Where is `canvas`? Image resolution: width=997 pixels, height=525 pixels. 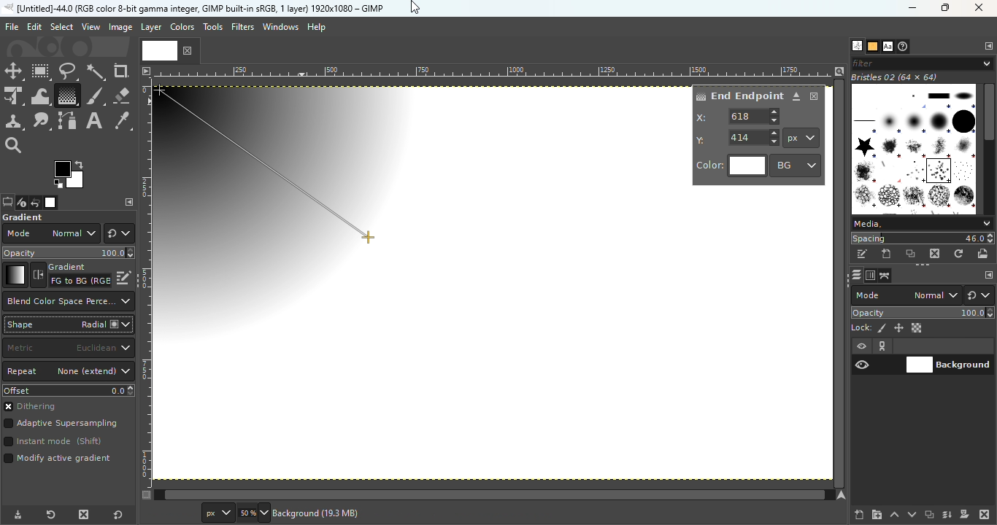
canvas is located at coordinates (364, 248).